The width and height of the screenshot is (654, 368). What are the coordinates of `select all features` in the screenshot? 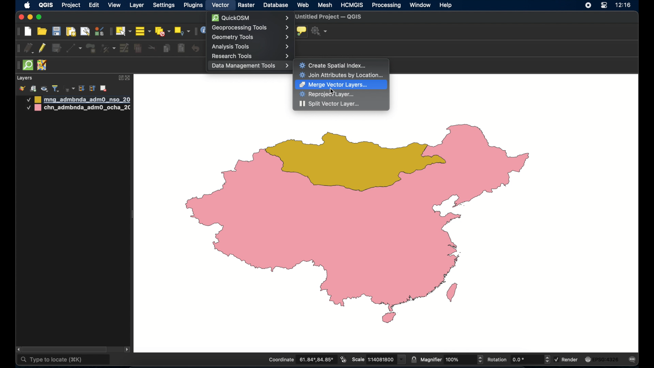 It's located at (143, 32).